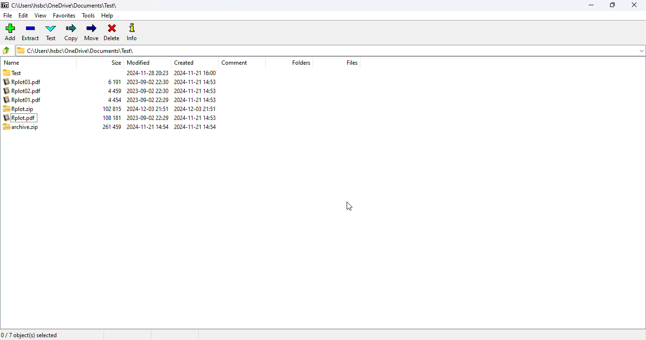 The width and height of the screenshot is (646, 340). I want to click on add, so click(10, 32).